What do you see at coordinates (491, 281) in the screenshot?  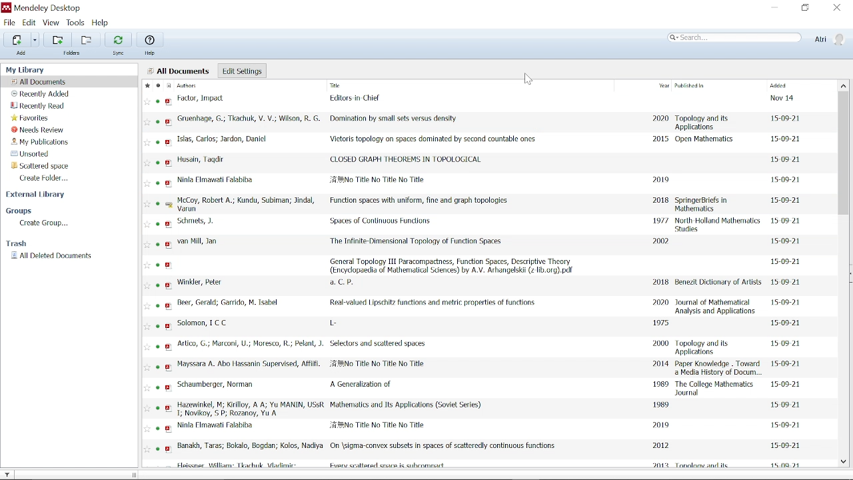 I see `All files with author, title, year, published in, added columns` at bounding box center [491, 281].